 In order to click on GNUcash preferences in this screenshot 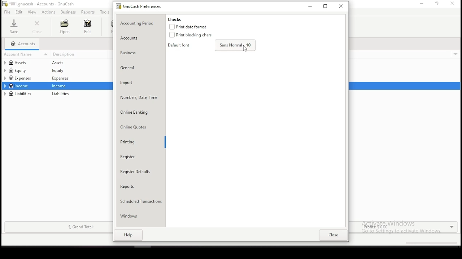, I will do `click(144, 6)`.